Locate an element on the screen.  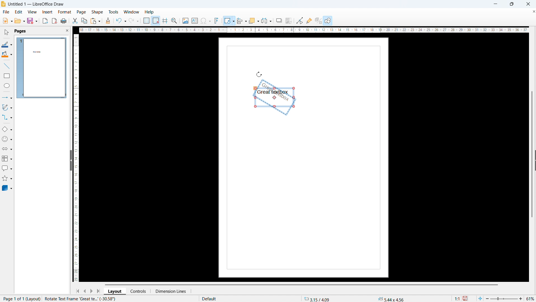
format is located at coordinates (64, 12).